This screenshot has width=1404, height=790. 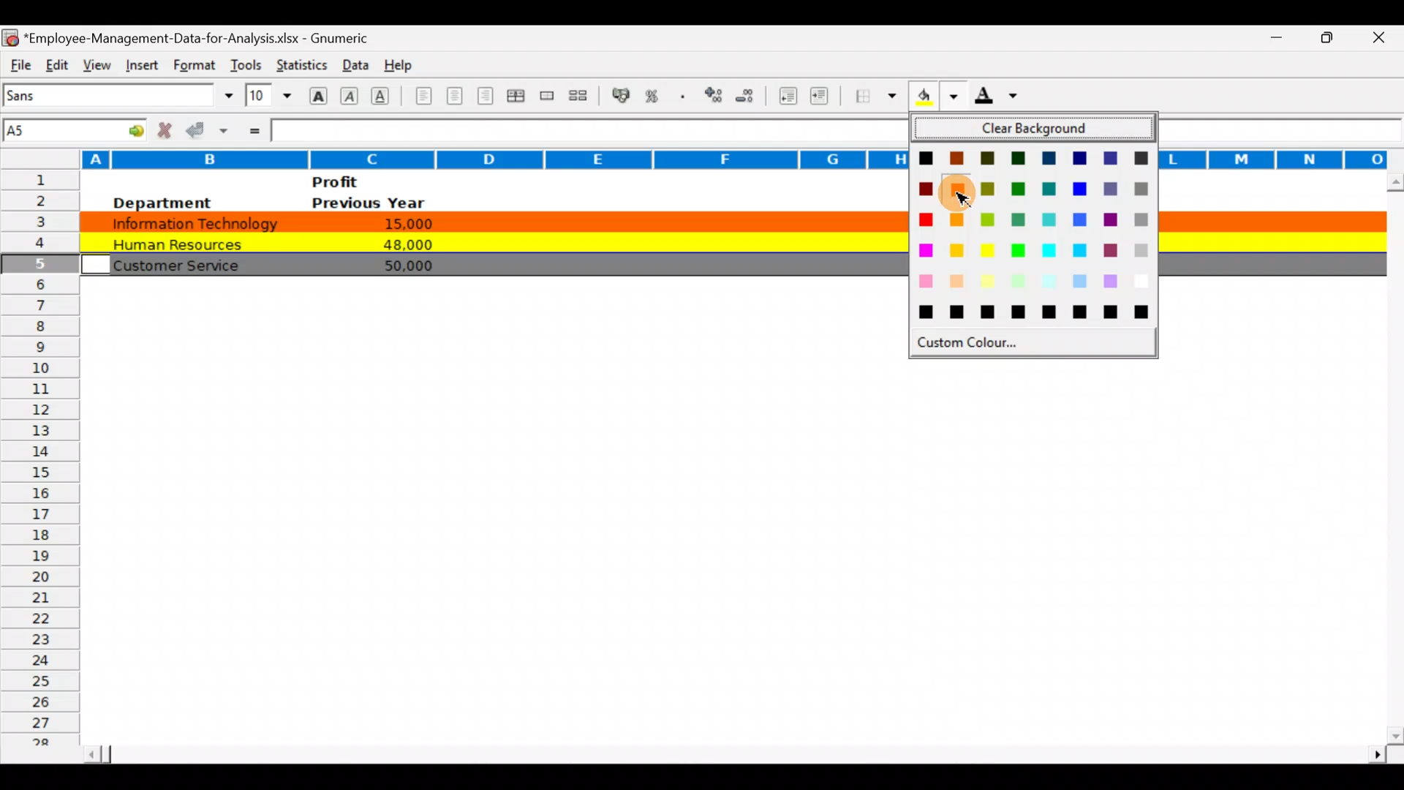 What do you see at coordinates (385, 95) in the screenshot?
I see `Underline` at bounding box center [385, 95].